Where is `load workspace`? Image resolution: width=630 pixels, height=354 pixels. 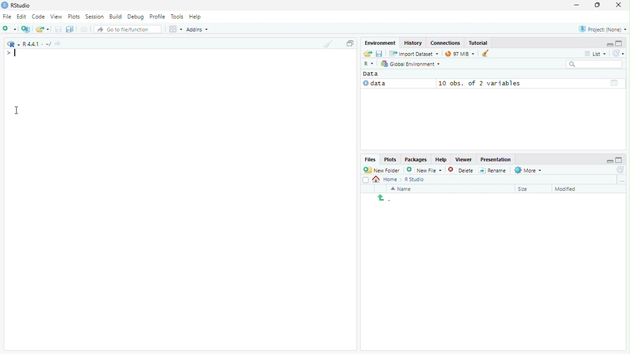 load workspace is located at coordinates (367, 54).